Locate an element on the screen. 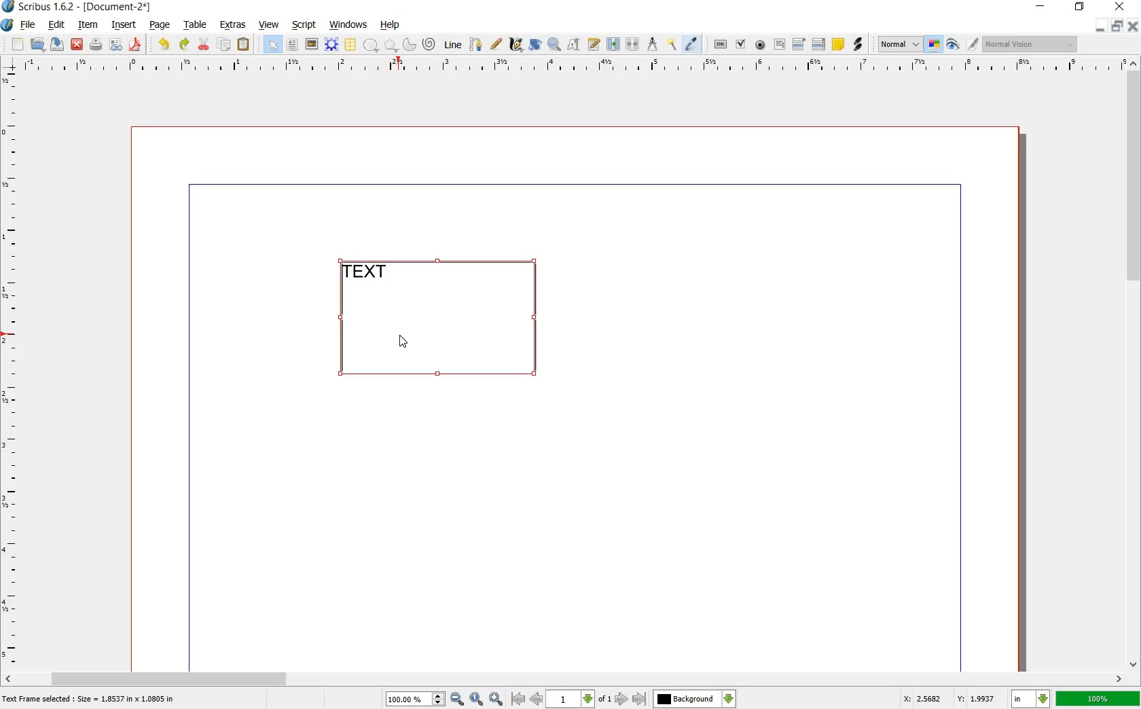  go to previous or first page is located at coordinates (526, 699).